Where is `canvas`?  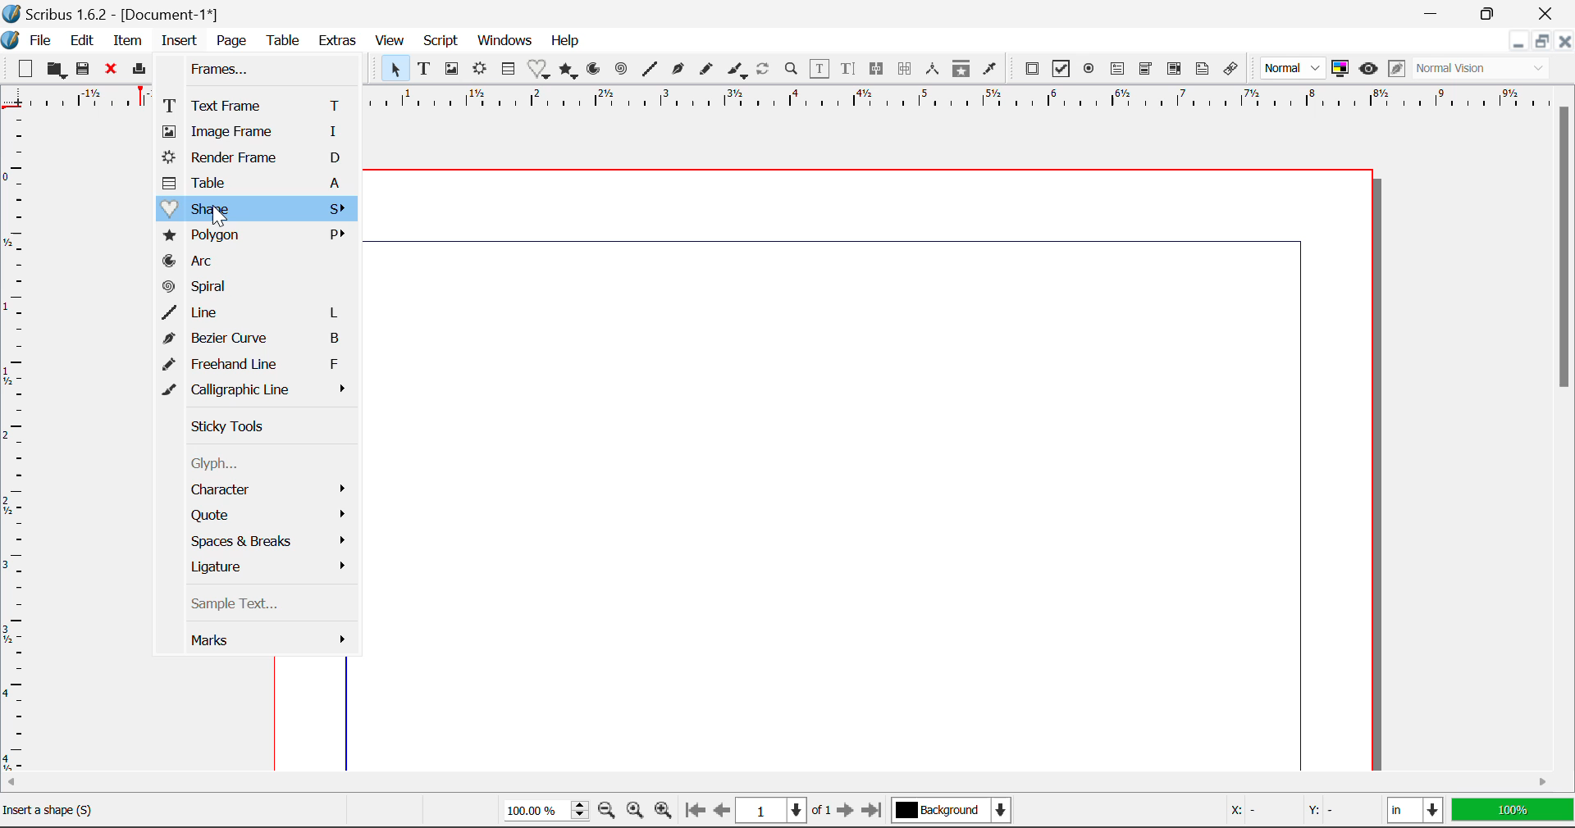
canvas is located at coordinates (864, 471).